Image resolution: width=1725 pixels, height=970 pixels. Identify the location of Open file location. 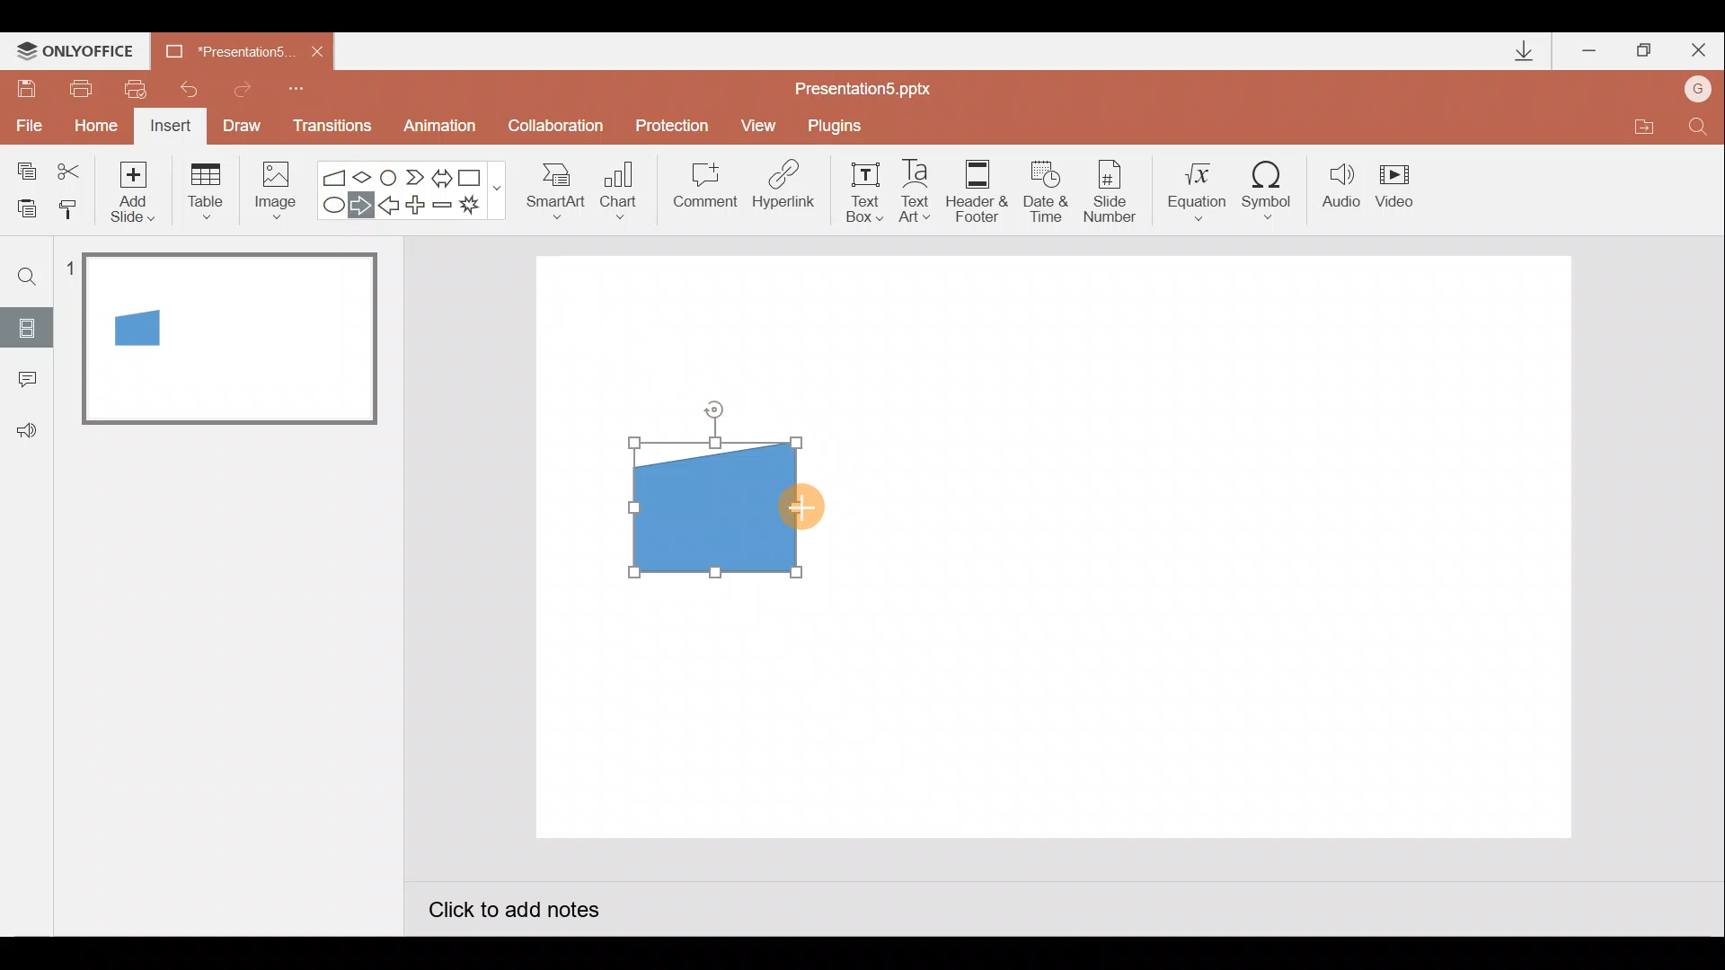
(1643, 129).